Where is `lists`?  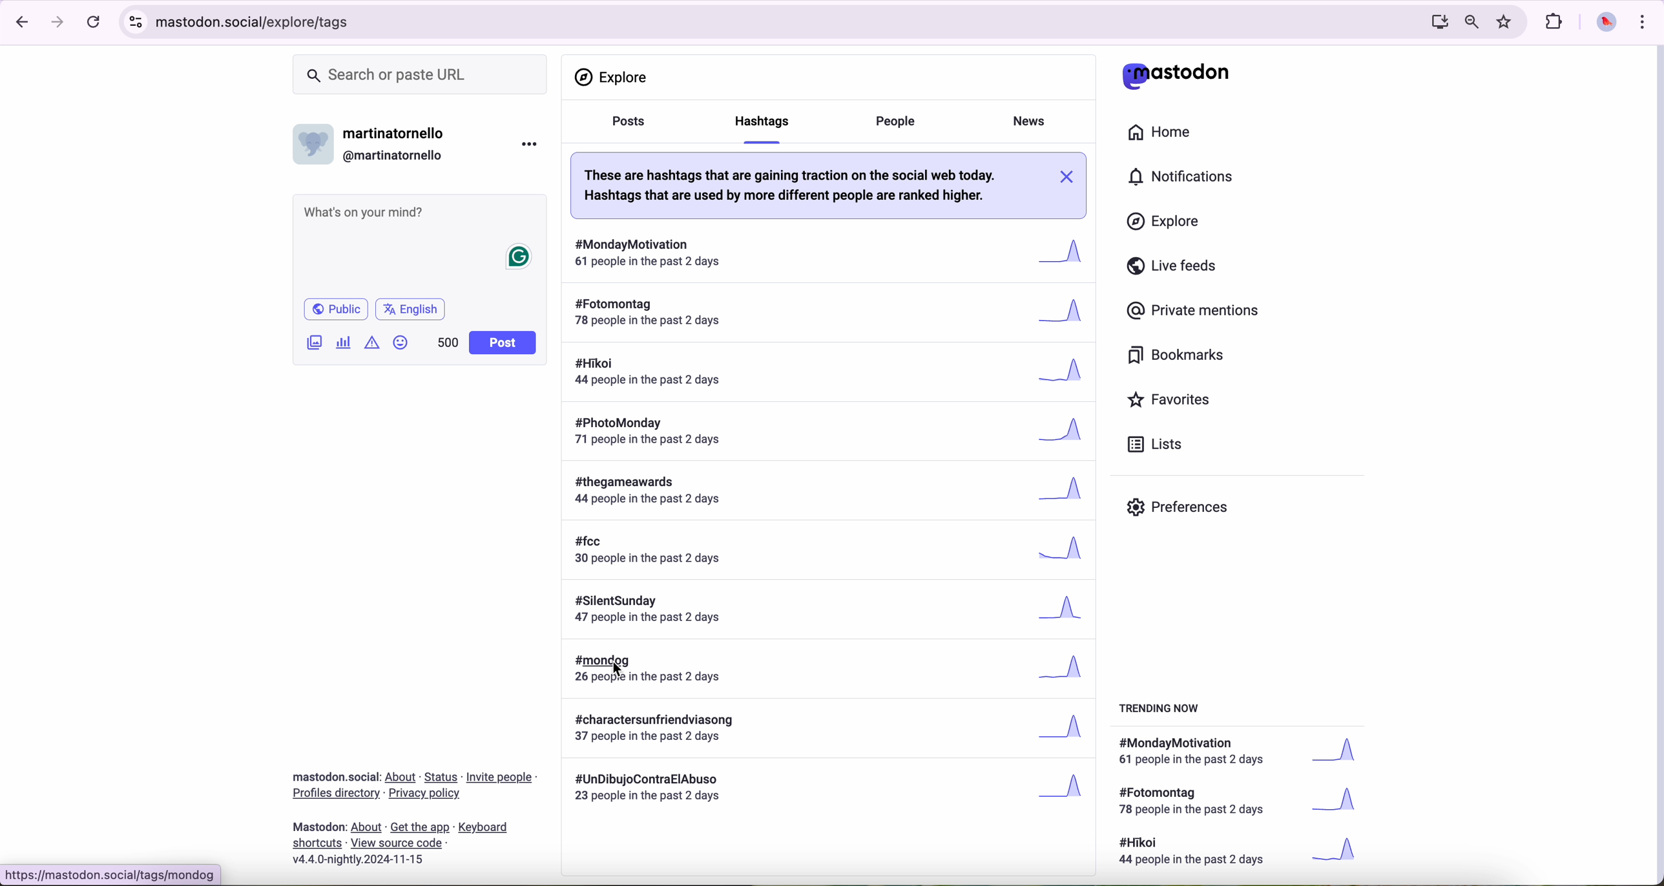 lists is located at coordinates (1160, 445).